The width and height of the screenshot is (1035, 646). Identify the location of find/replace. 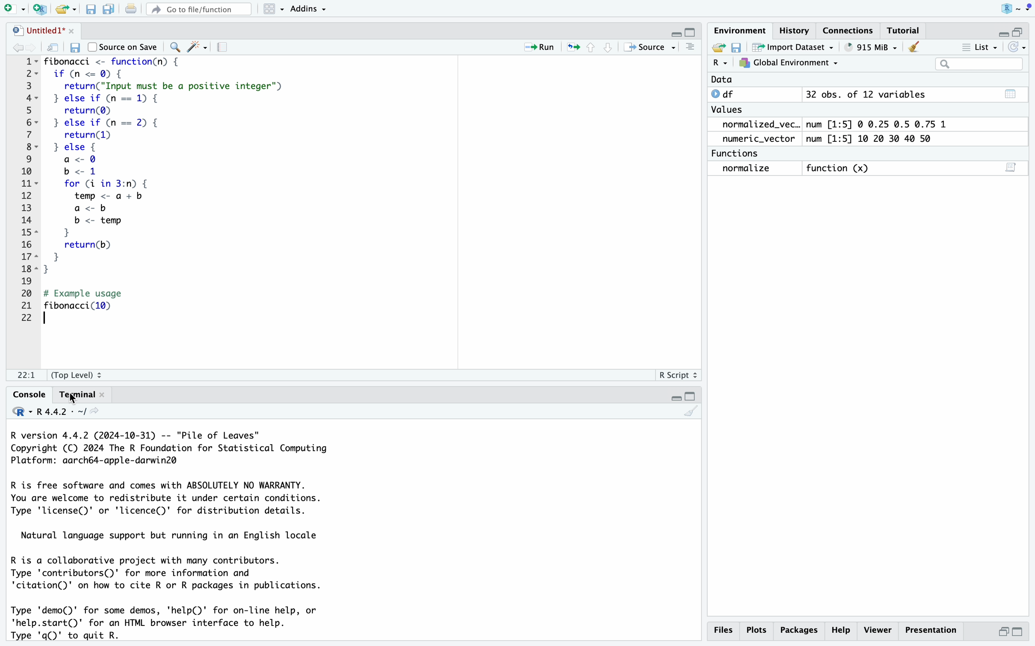
(174, 47).